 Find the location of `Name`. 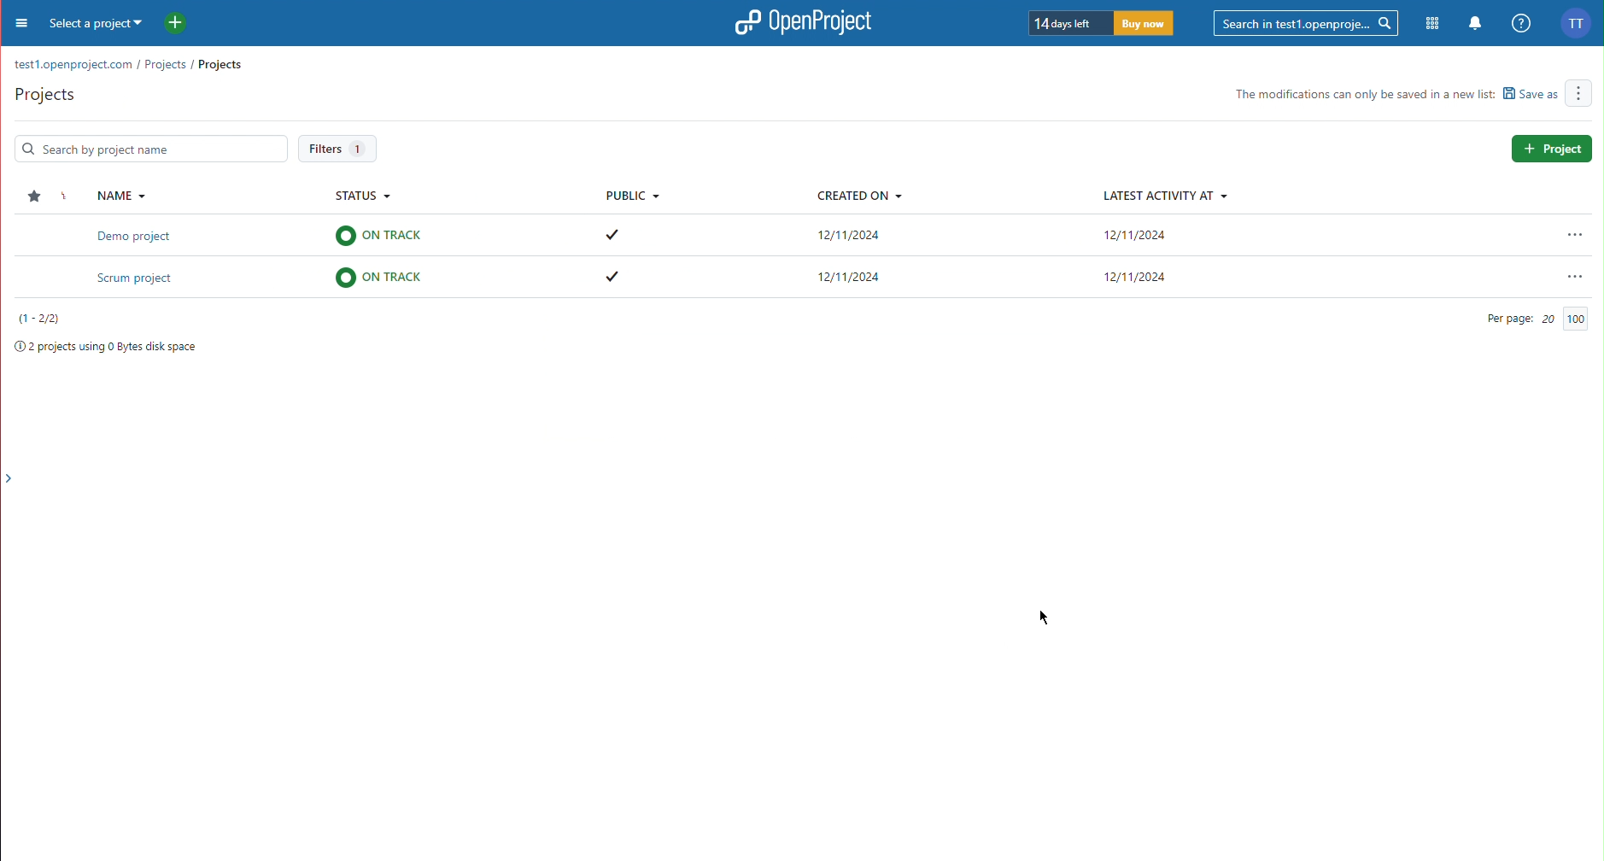

Name is located at coordinates (120, 192).